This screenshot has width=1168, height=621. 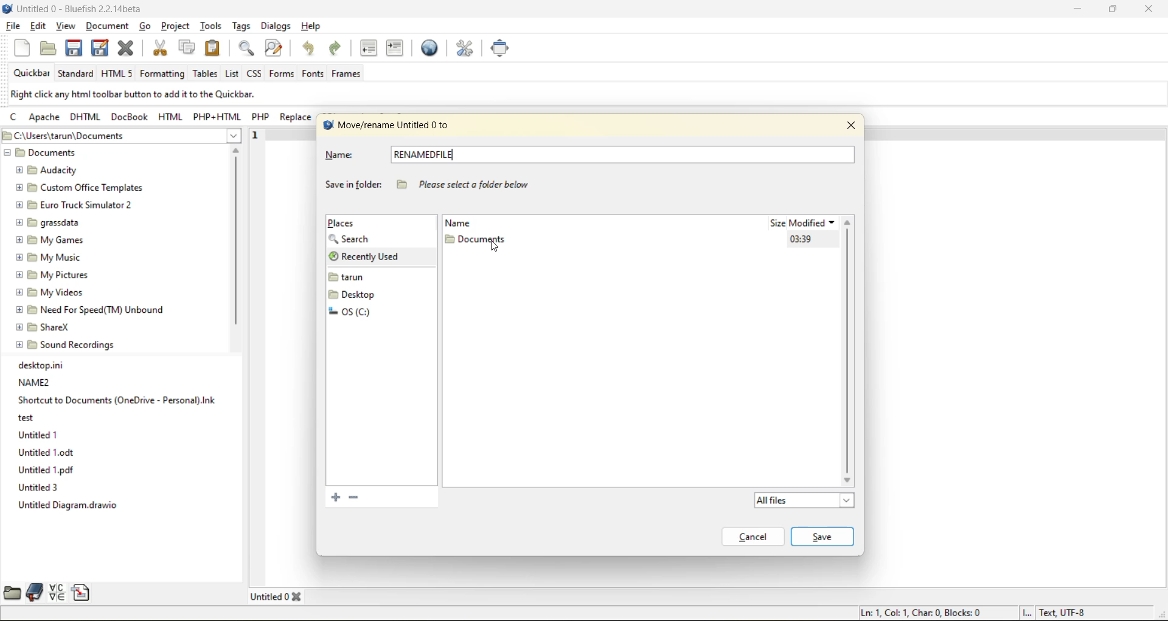 What do you see at coordinates (91, 310) in the screenshot?
I see `Need For Speed(TM) Unbound` at bounding box center [91, 310].